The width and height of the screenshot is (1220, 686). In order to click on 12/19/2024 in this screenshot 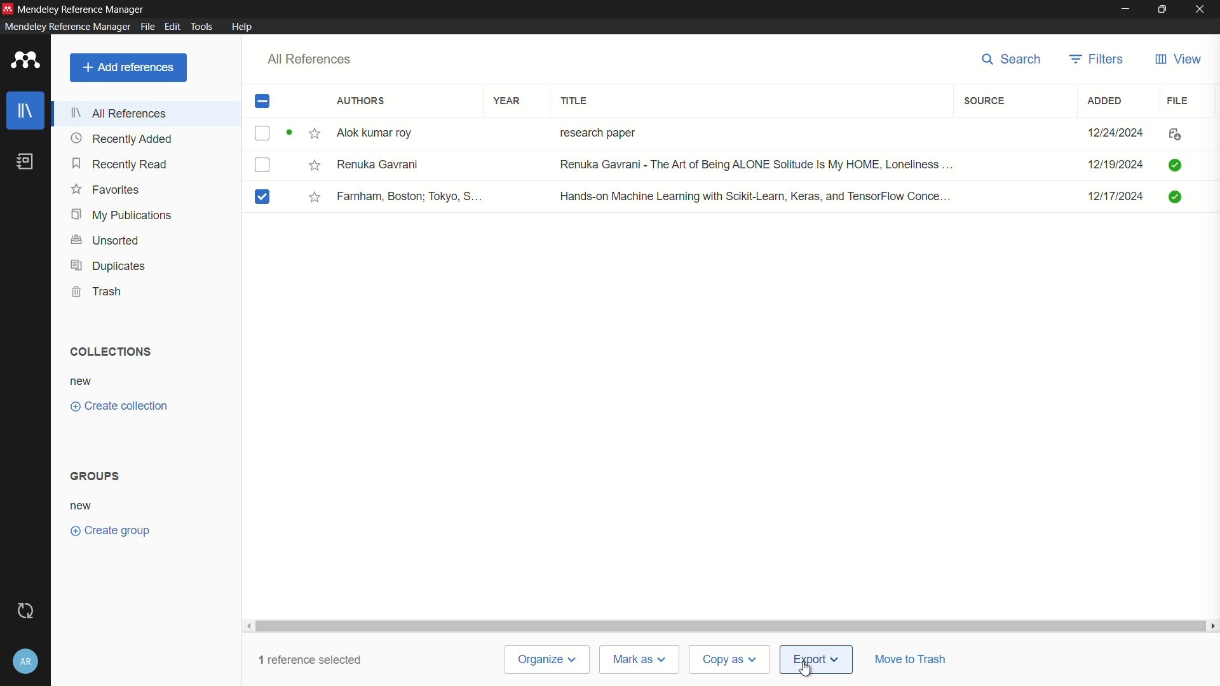, I will do `click(1115, 166)`.